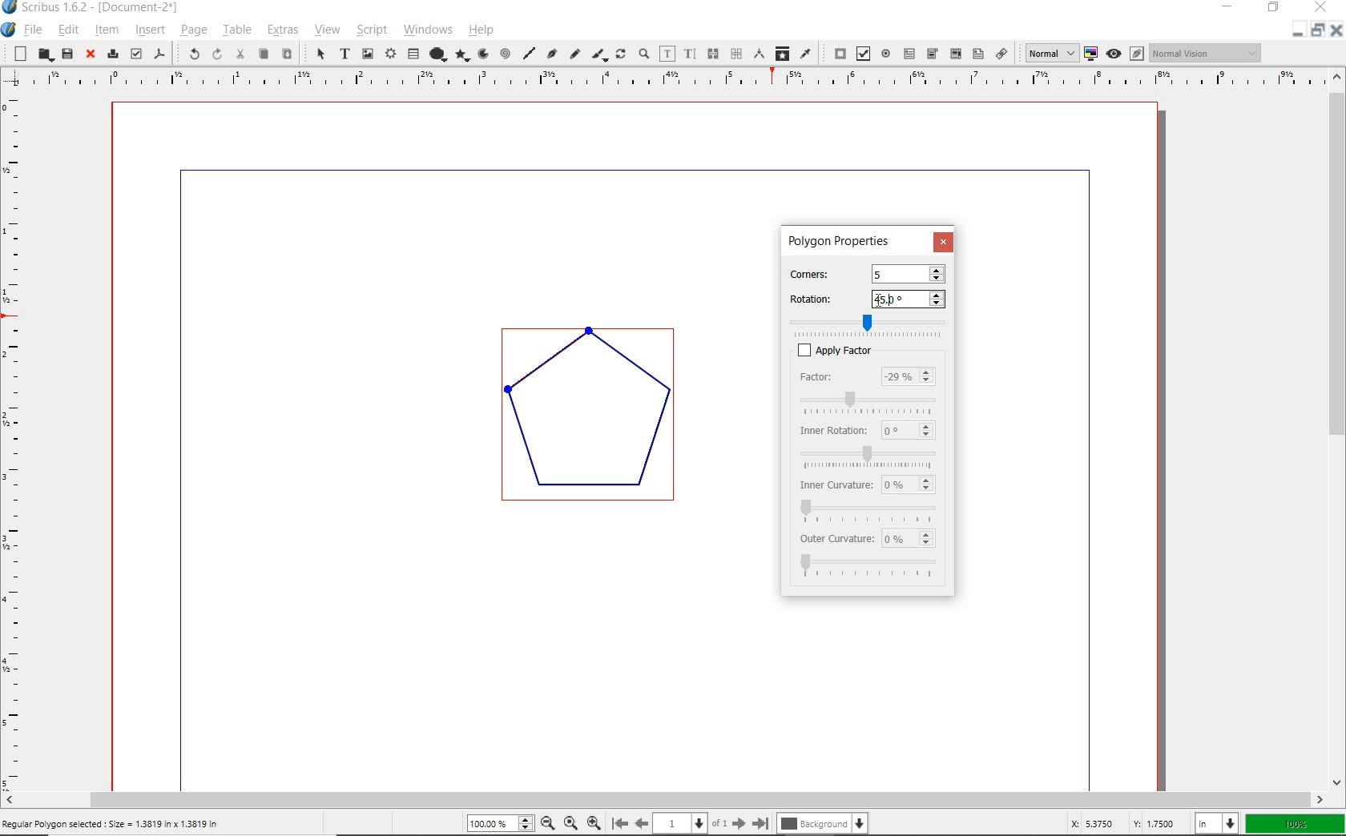  What do you see at coordinates (907, 274) in the screenshot?
I see `Input corners` at bounding box center [907, 274].